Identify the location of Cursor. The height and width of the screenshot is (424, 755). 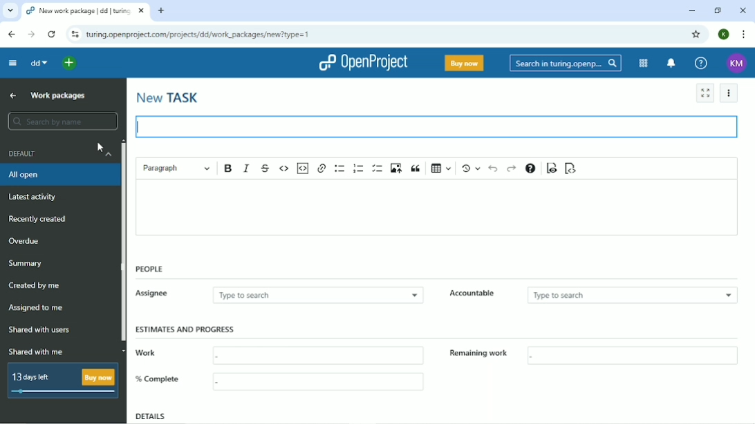
(100, 147).